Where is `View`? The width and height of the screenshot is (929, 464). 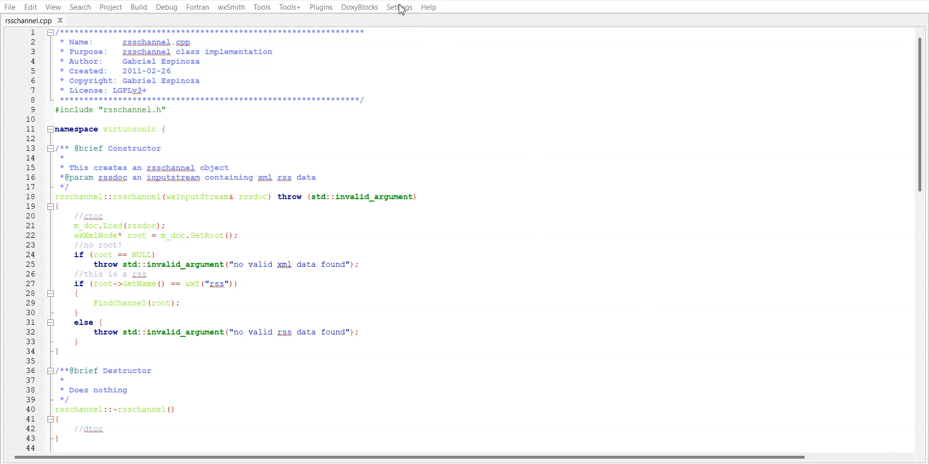 View is located at coordinates (53, 7).